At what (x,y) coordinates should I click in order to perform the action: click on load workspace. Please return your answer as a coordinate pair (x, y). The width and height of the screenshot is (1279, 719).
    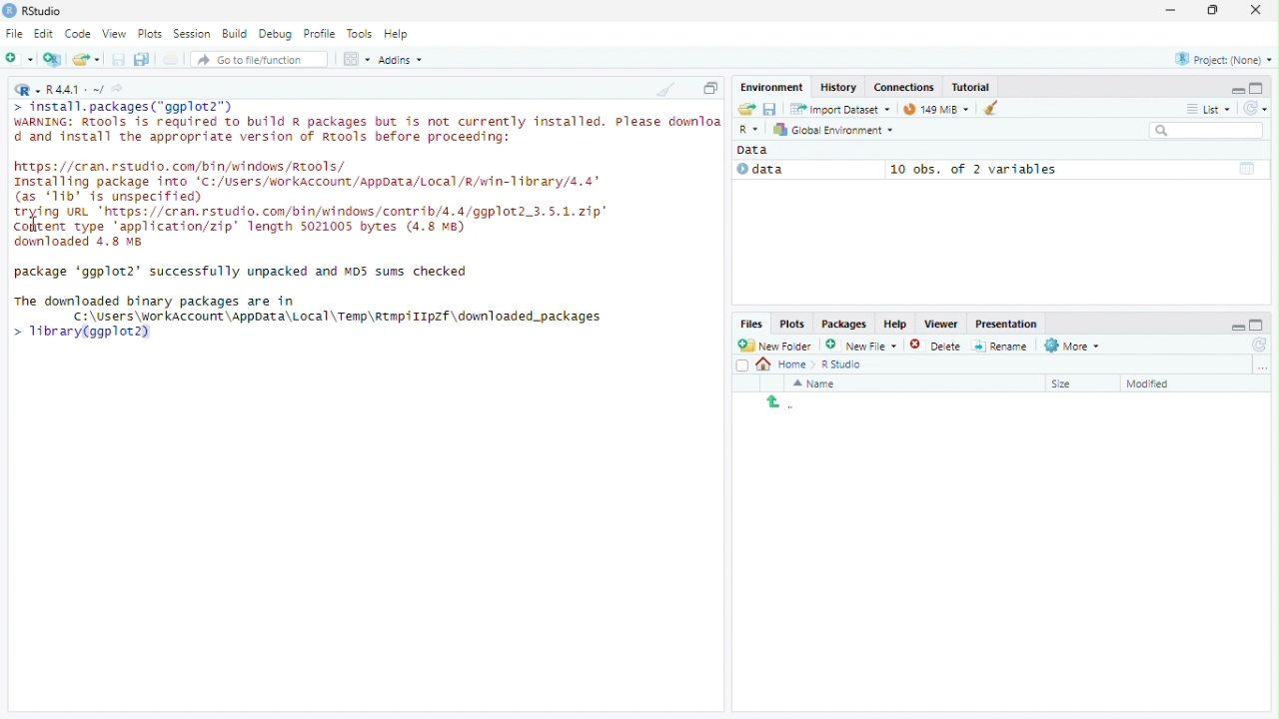
    Looking at the image, I should click on (745, 110).